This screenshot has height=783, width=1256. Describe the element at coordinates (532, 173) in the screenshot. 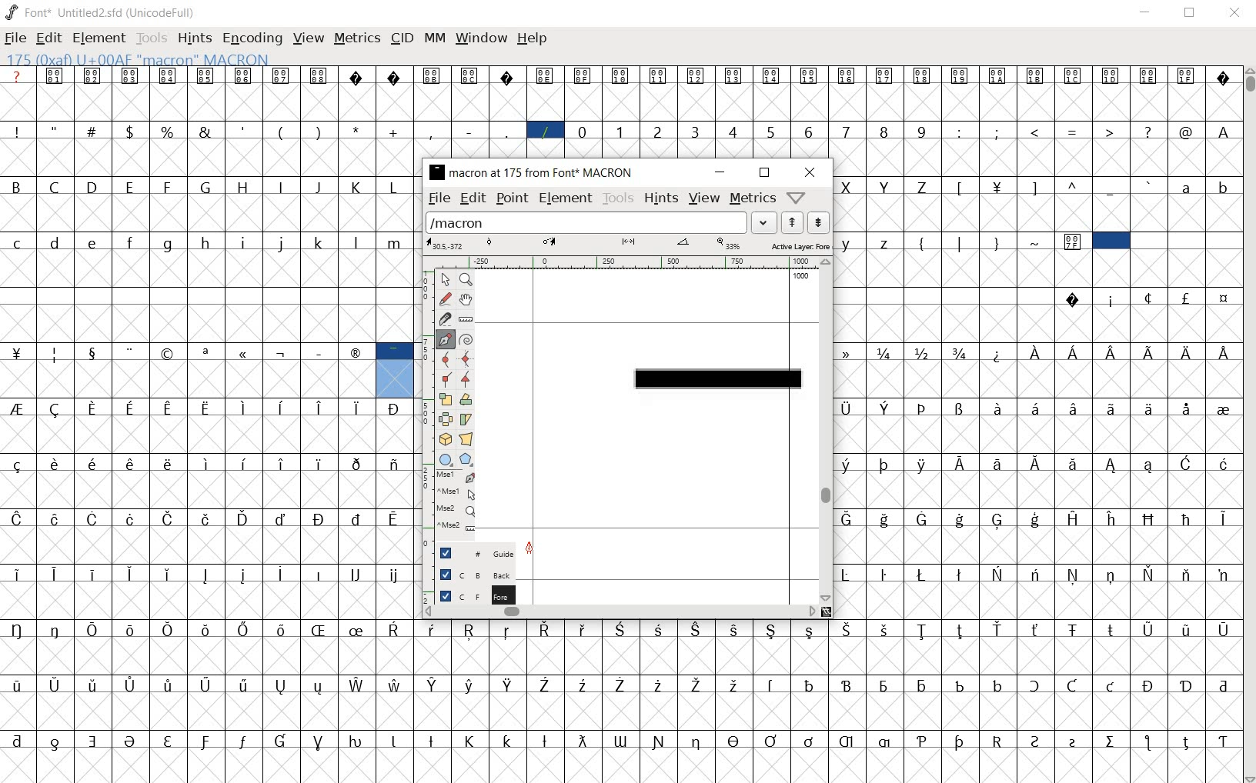

I see `glyph name` at that location.